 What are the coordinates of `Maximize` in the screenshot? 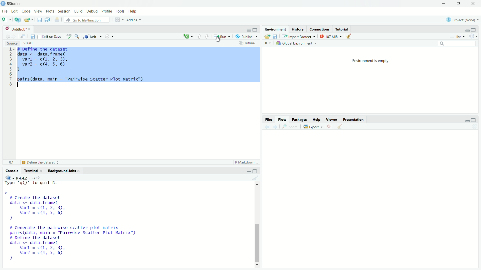 It's located at (256, 171).